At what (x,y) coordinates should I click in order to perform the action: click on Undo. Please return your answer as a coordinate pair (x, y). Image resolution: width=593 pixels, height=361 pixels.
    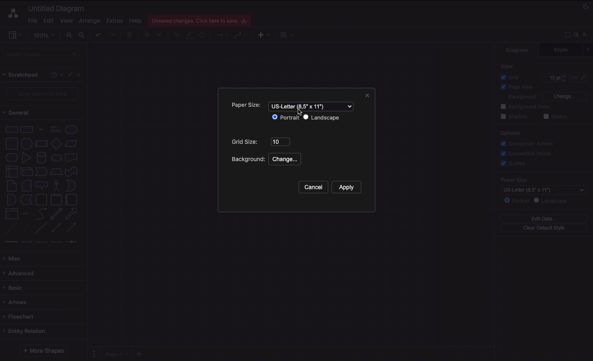
    Looking at the image, I should click on (98, 35).